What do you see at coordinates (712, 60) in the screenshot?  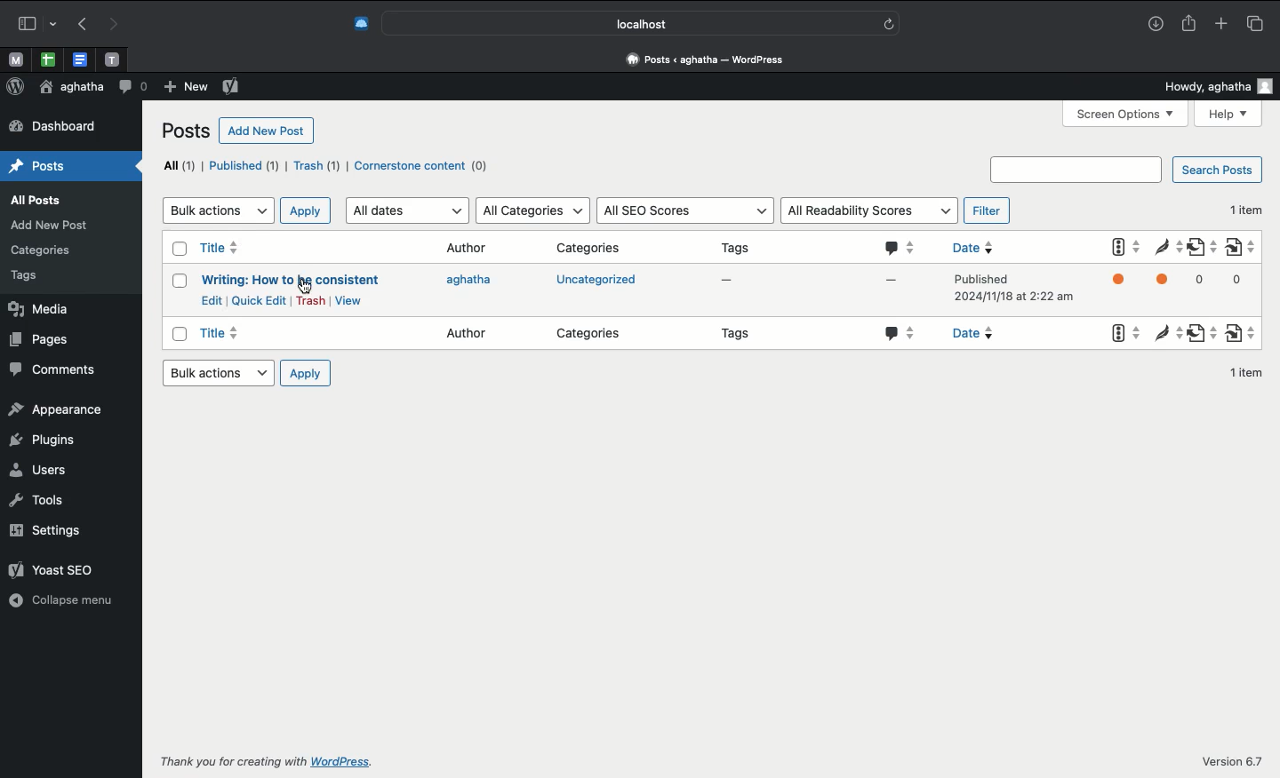 I see `Dashboard « aghatha — WordPress.` at bounding box center [712, 60].